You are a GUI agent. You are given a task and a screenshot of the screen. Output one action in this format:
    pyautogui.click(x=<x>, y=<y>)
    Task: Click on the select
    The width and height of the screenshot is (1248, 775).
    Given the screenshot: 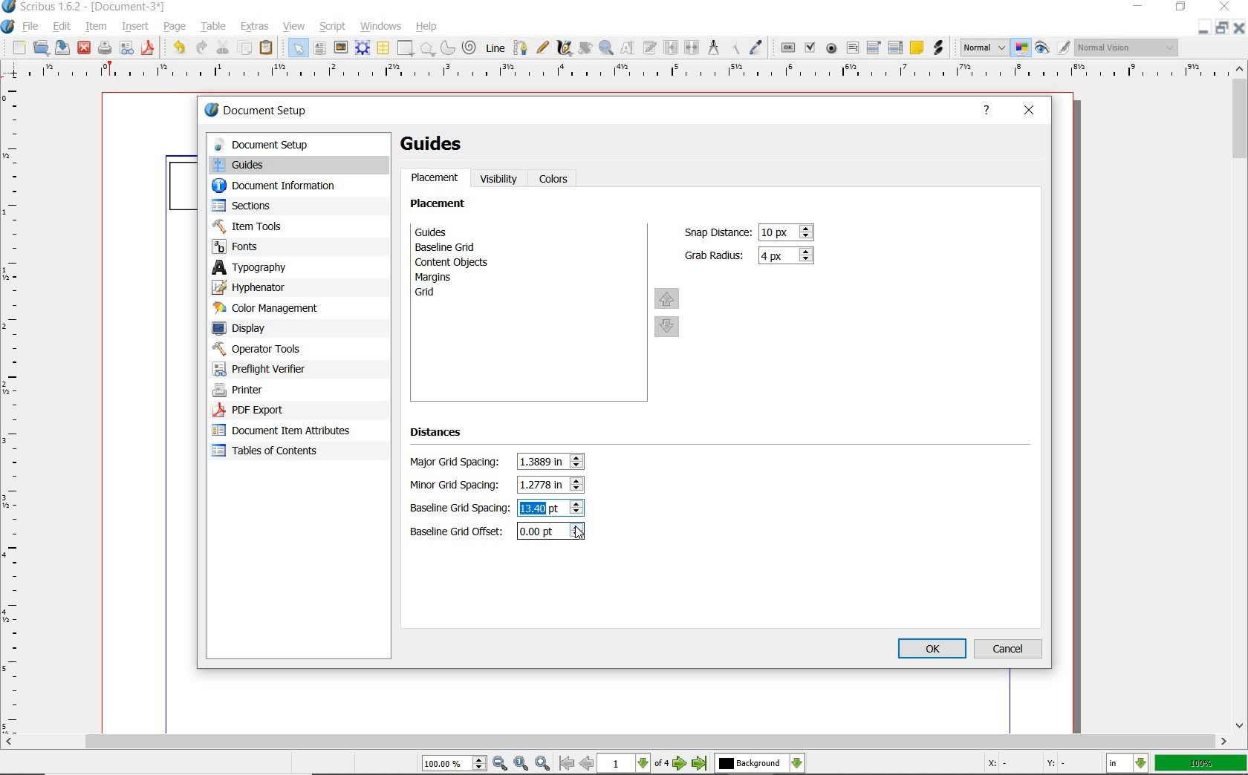 What is the action you would take?
    pyautogui.click(x=299, y=50)
    